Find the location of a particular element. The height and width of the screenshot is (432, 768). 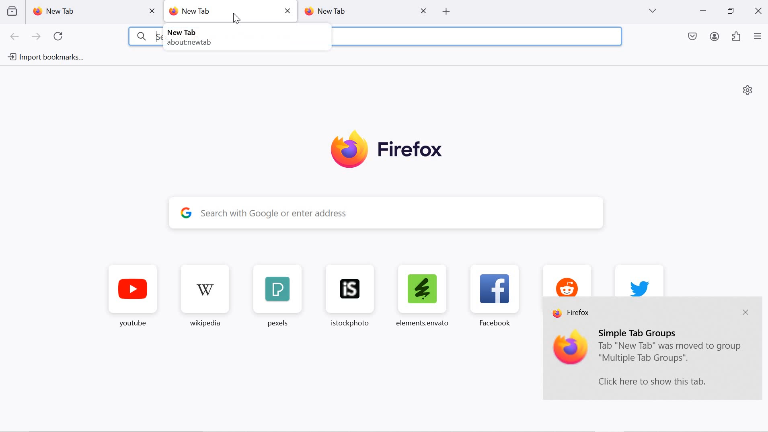

cursor is located at coordinates (237, 19).